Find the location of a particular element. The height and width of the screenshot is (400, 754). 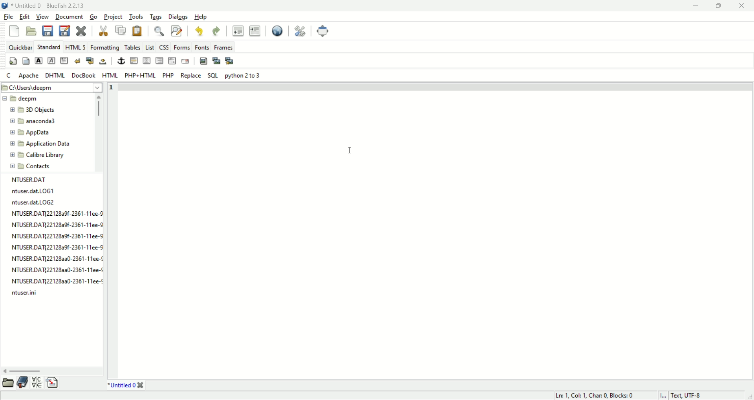

project is located at coordinates (114, 17).